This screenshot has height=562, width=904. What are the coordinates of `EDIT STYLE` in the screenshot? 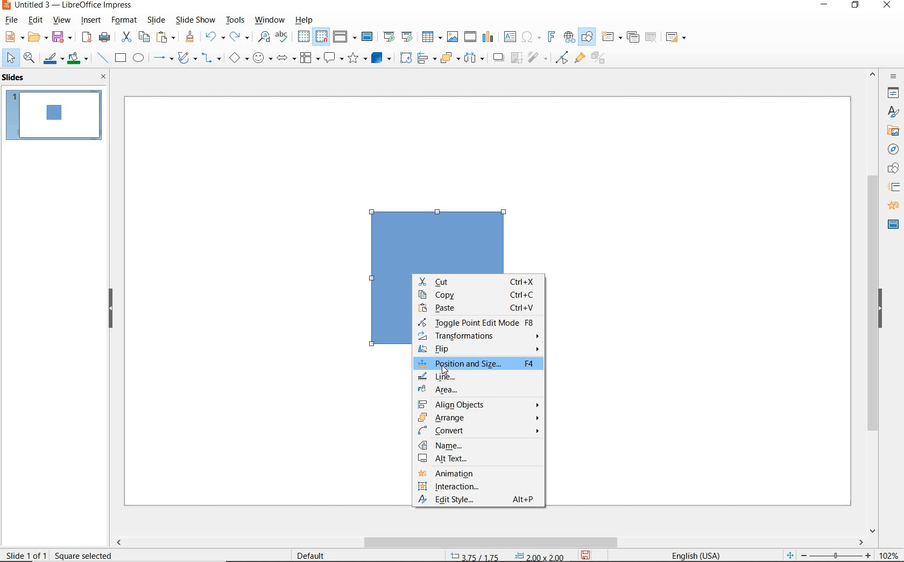 It's located at (478, 500).